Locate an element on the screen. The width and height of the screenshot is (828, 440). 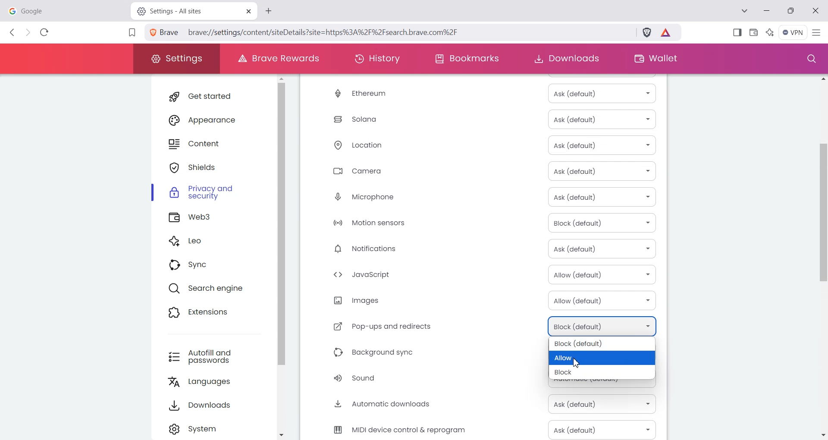
Search tab is located at coordinates (746, 12).